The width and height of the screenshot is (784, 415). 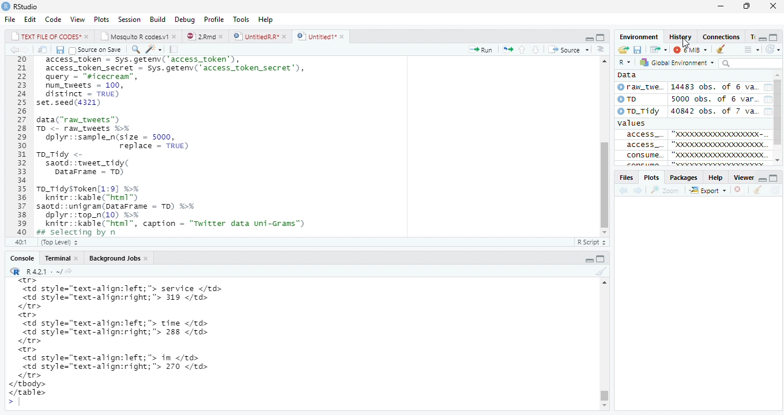 What do you see at coordinates (779, 117) in the screenshot?
I see `scrollbar` at bounding box center [779, 117].